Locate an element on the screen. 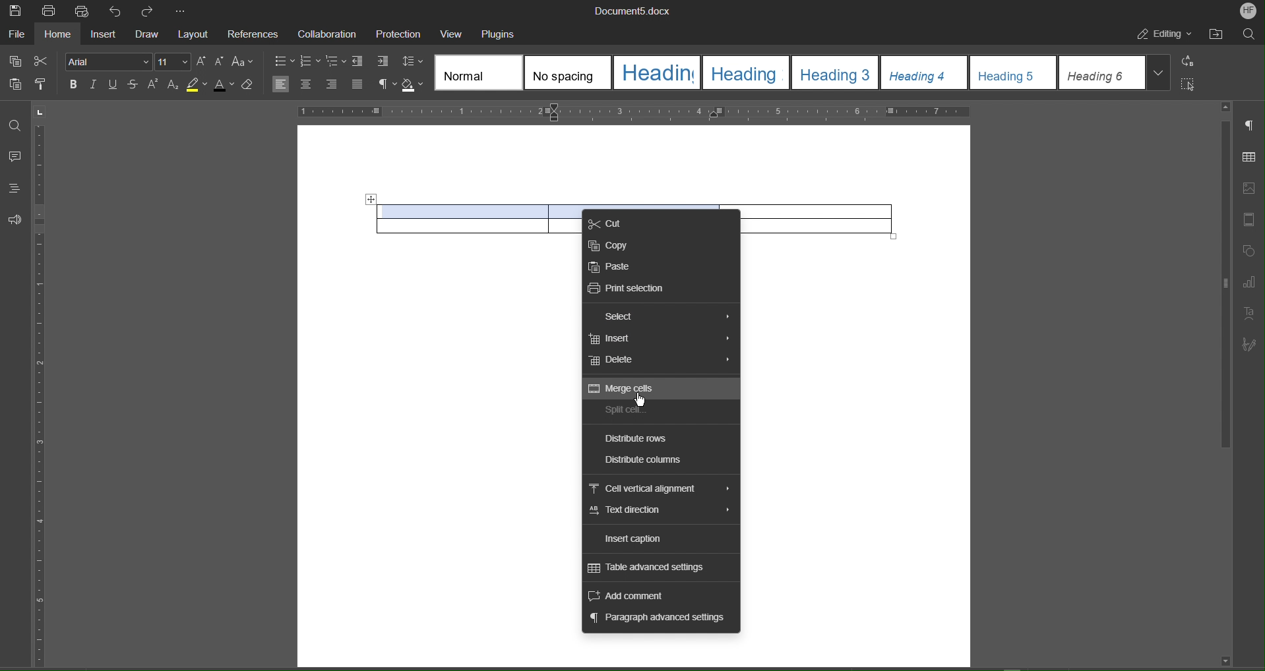 The width and height of the screenshot is (1265, 671). Image Settings is located at coordinates (1250, 185).